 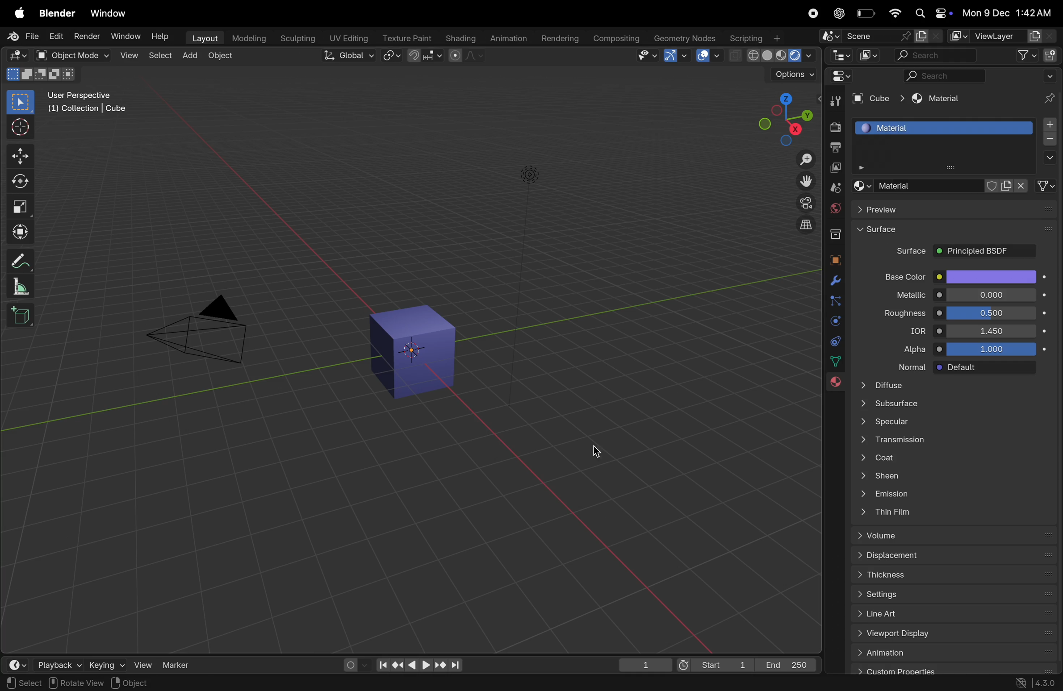 What do you see at coordinates (20, 156) in the screenshot?
I see `move` at bounding box center [20, 156].